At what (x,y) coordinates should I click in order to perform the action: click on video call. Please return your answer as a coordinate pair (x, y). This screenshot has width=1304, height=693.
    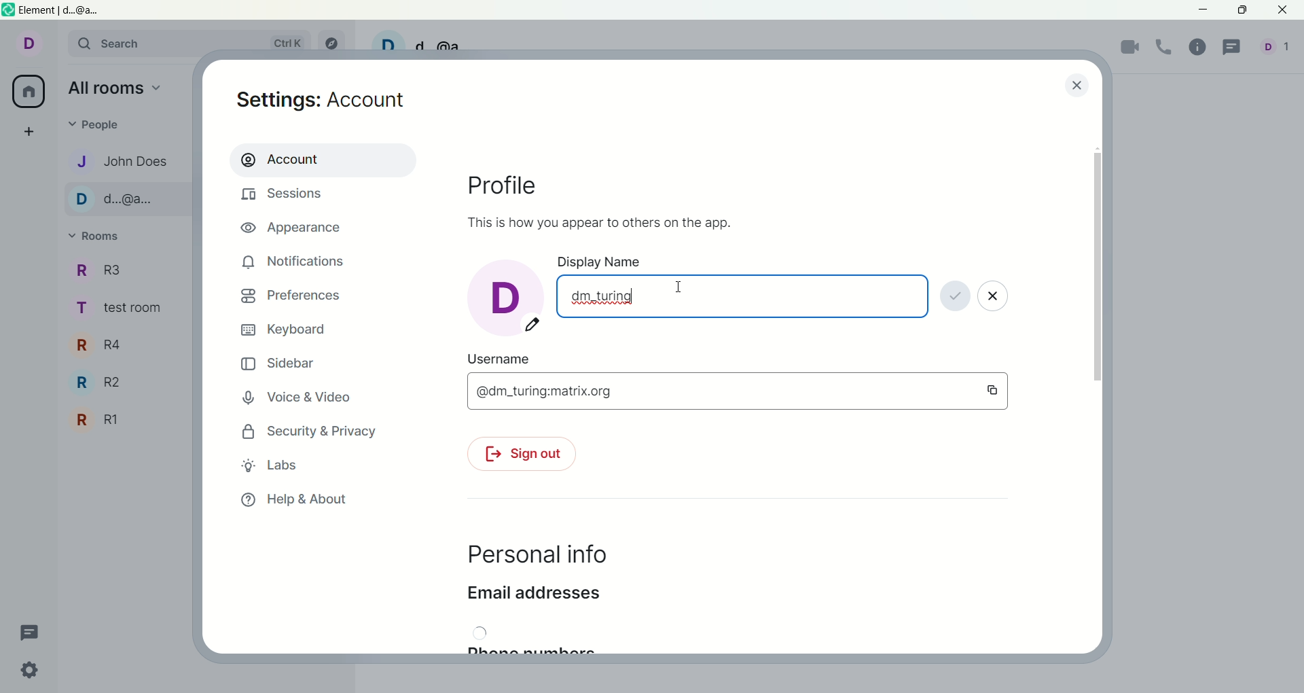
    Looking at the image, I should click on (1131, 49).